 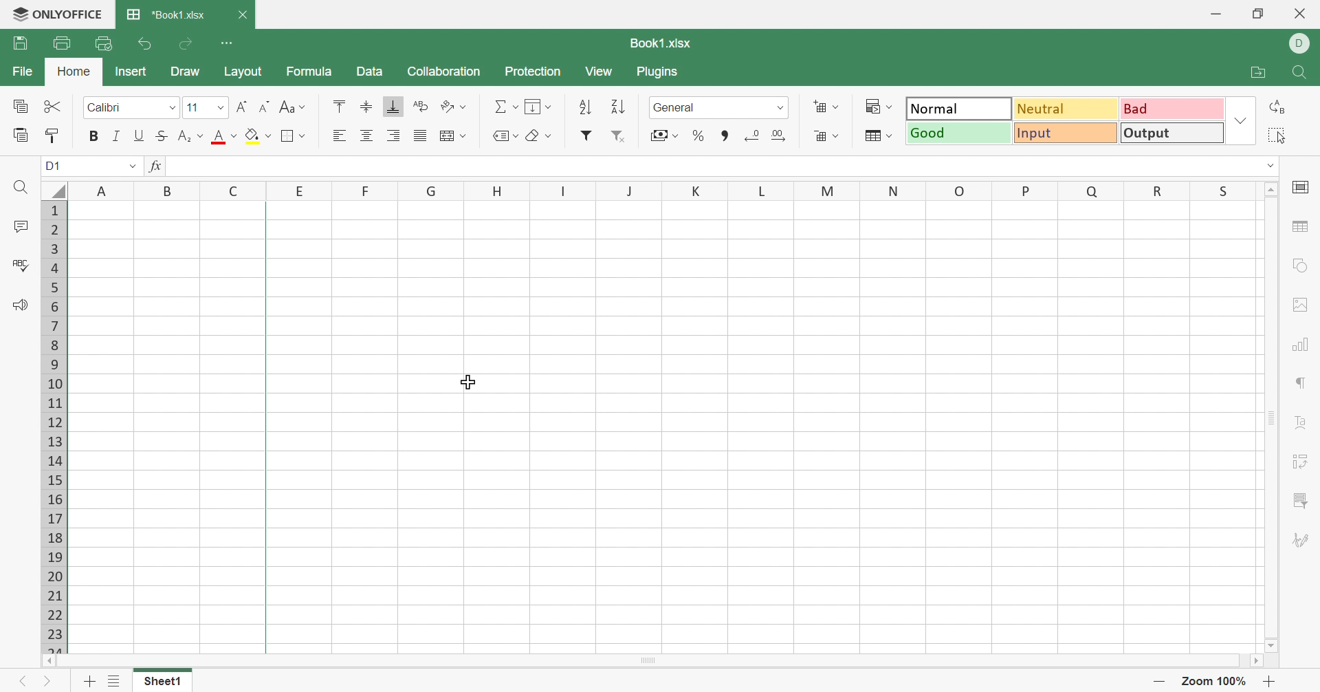 What do you see at coordinates (956, 107) in the screenshot?
I see `Normal` at bounding box center [956, 107].